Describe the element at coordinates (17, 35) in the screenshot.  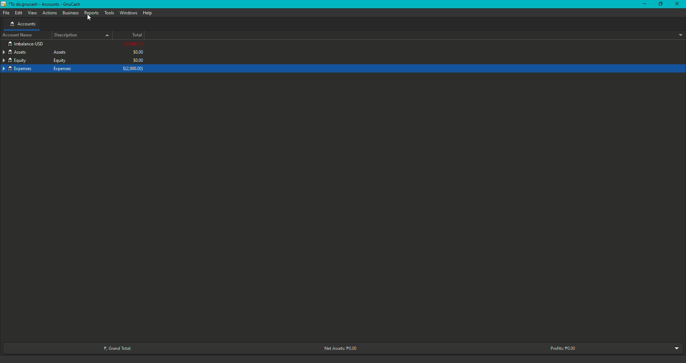
I see `Account Name` at that location.